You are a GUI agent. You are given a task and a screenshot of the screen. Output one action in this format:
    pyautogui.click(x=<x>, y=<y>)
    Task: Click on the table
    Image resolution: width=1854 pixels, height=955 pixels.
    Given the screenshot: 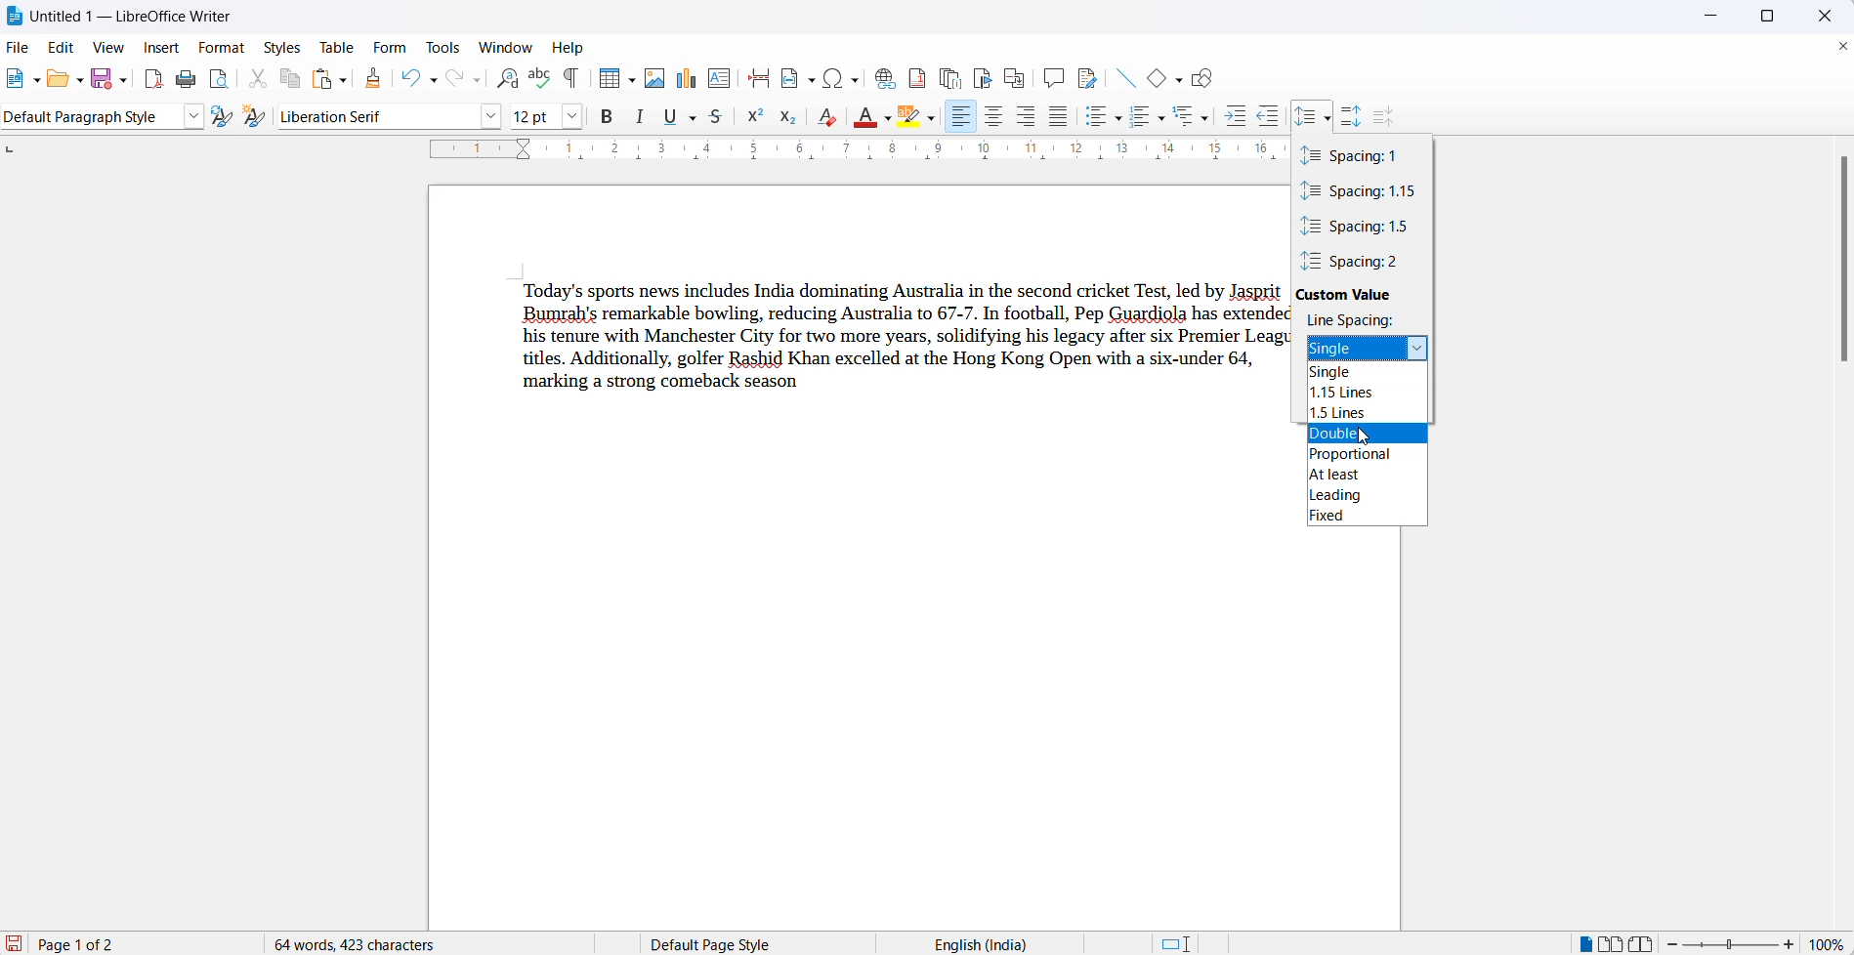 What is the action you would take?
    pyautogui.click(x=338, y=44)
    